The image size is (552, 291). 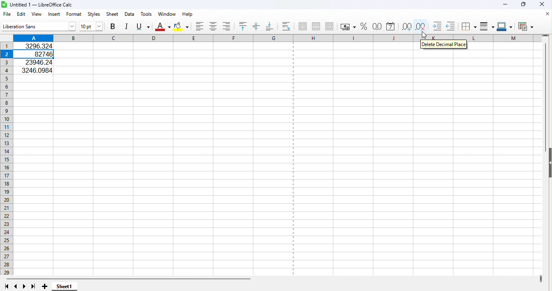 I want to click on Font size - 10pt, so click(x=92, y=27).